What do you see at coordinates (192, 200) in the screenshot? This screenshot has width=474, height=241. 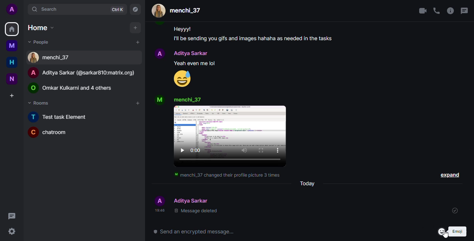 I see `people` at bounding box center [192, 200].